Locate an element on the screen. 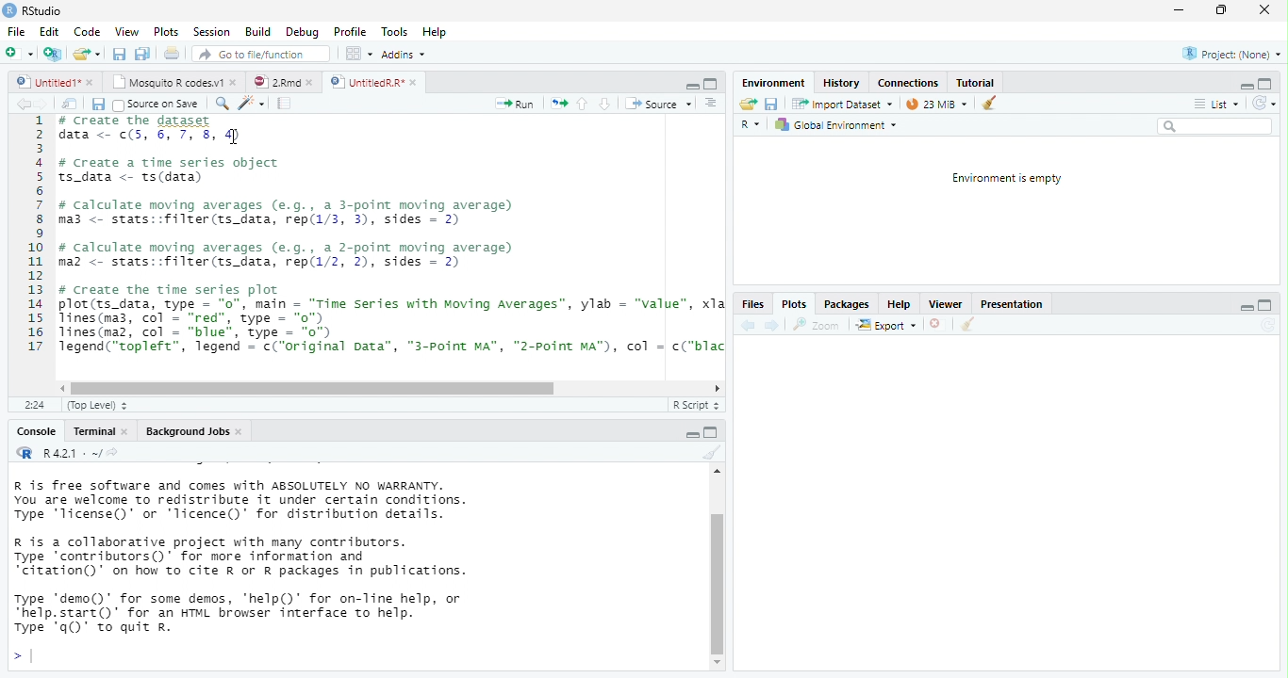 This screenshot has height=678, width=1288. Refresh is located at coordinates (1264, 104).